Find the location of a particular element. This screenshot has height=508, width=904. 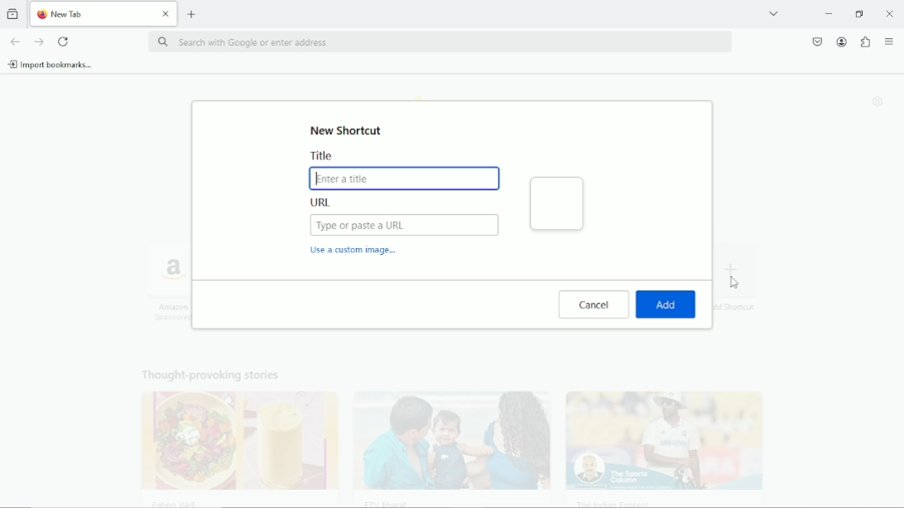

URL is located at coordinates (405, 218).